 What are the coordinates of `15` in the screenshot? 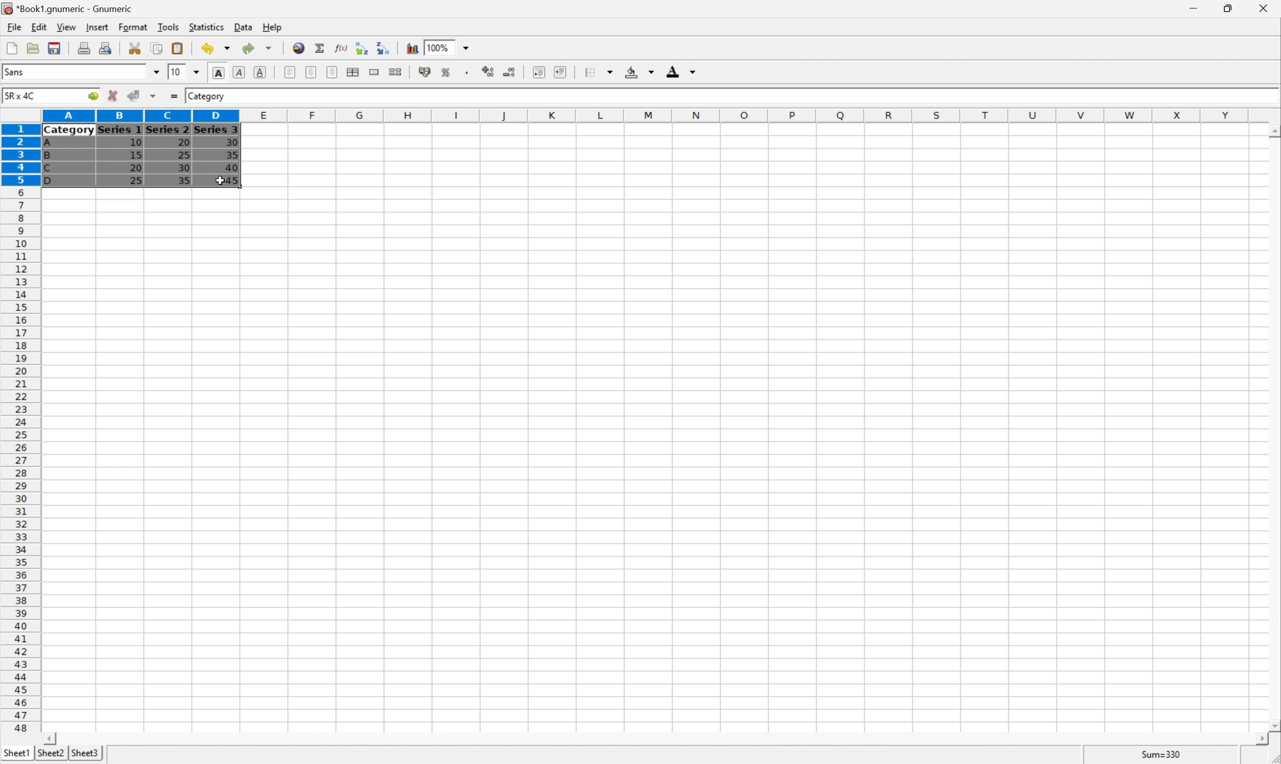 It's located at (136, 154).